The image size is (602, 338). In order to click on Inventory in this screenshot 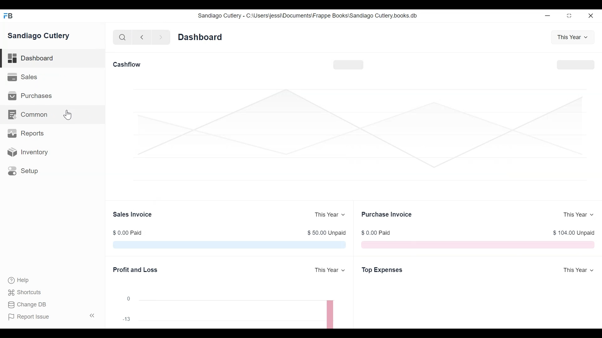, I will do `click(28, 152)`.